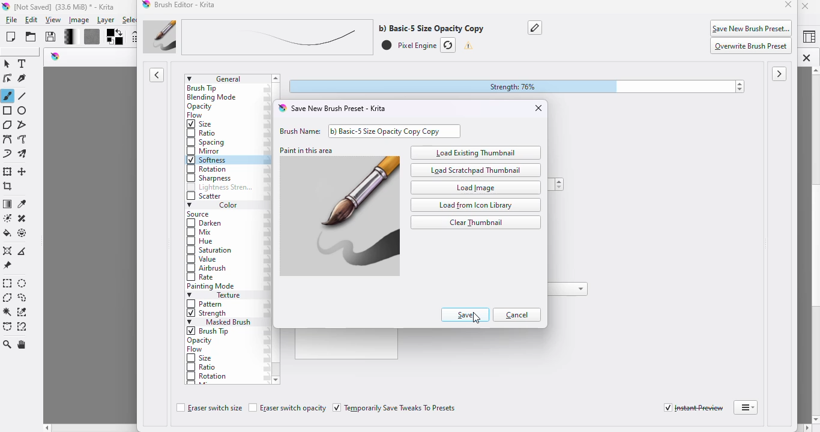  I want to click on instant preview, so click(693, 408).